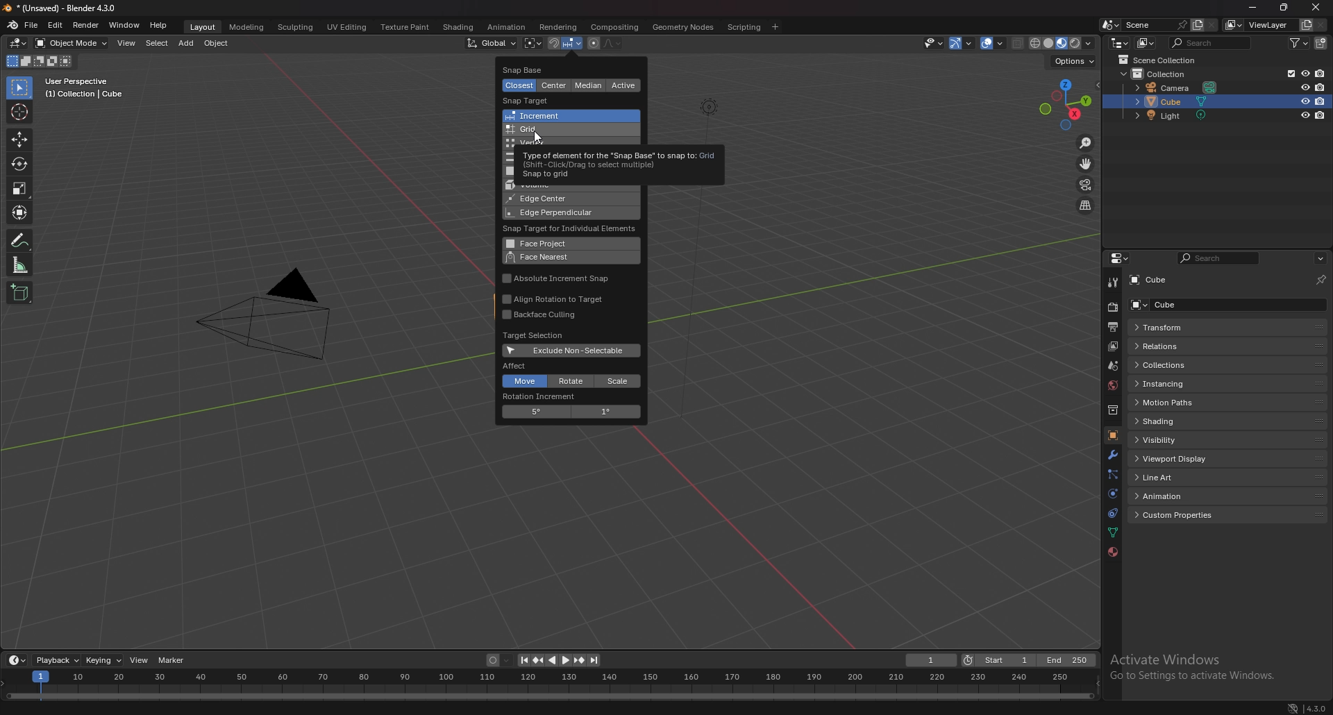  Describe the element at coordinates (535, 412) in the screenshot. I see `5 degree` at that location.